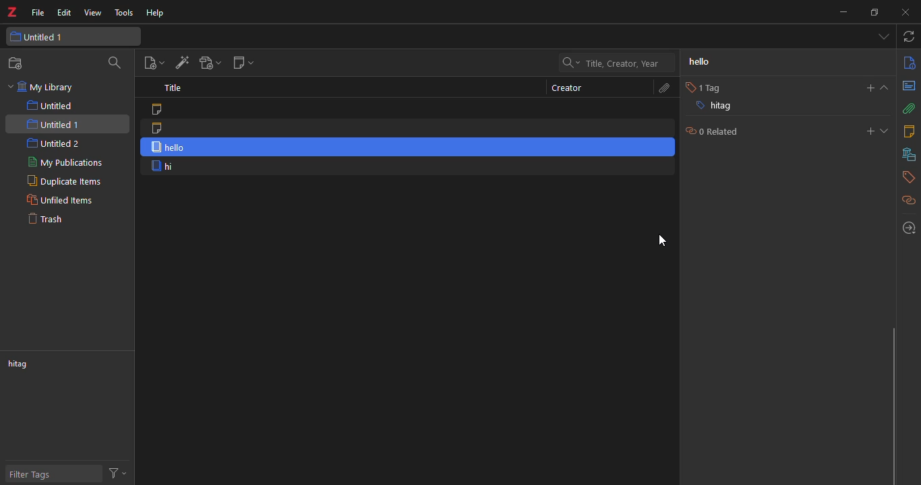 This screenshot has height=485, width=921. What do you see at coordinates (870, 86) in the screenshot?
I see `add` at bounding box center [870, 86].